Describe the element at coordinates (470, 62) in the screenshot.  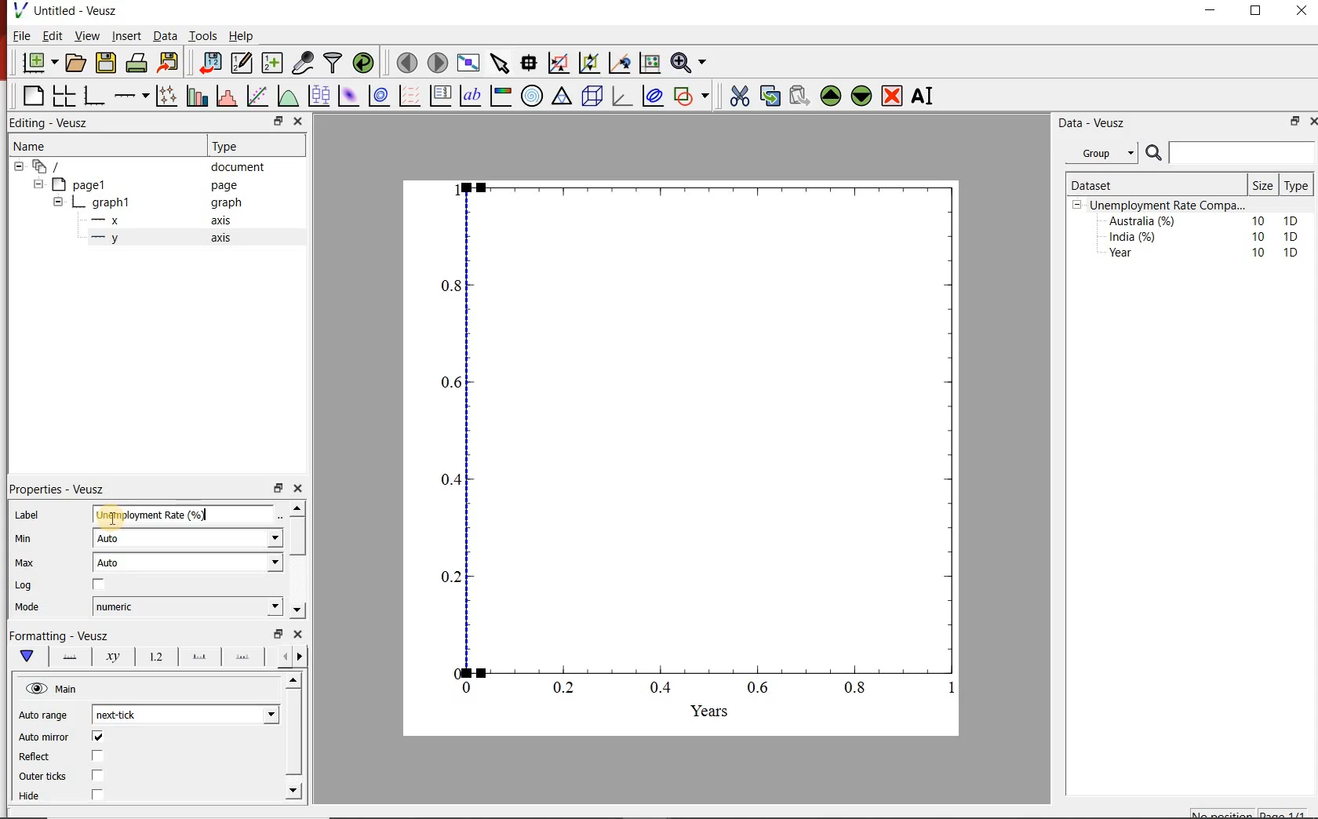
I see `view plot on full screen` at that location.